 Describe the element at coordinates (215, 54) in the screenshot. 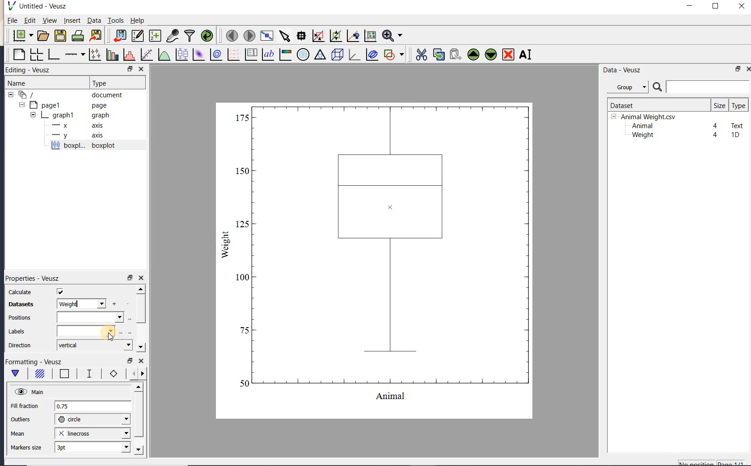

I see `plot a 2d dataset as contours` at that location.